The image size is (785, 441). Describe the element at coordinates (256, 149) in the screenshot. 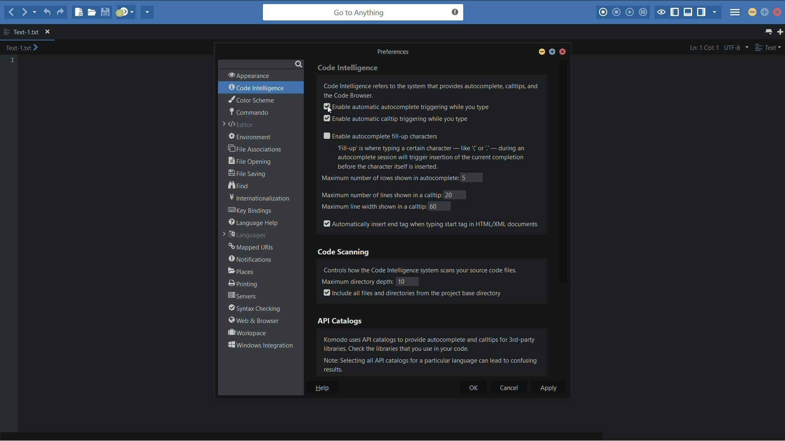

I see `file associations` at that location.